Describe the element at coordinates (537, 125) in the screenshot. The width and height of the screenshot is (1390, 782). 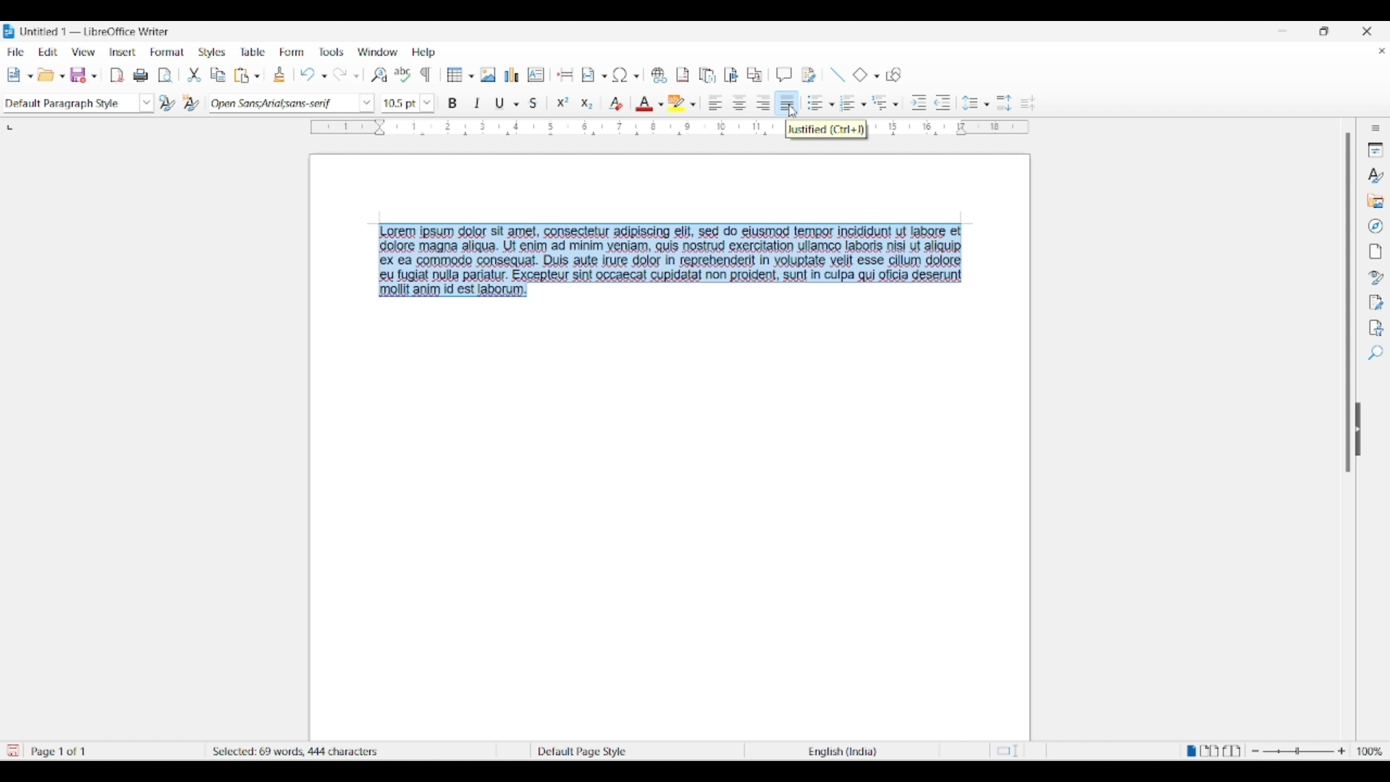
I see `Horizontal ruler` at that location.